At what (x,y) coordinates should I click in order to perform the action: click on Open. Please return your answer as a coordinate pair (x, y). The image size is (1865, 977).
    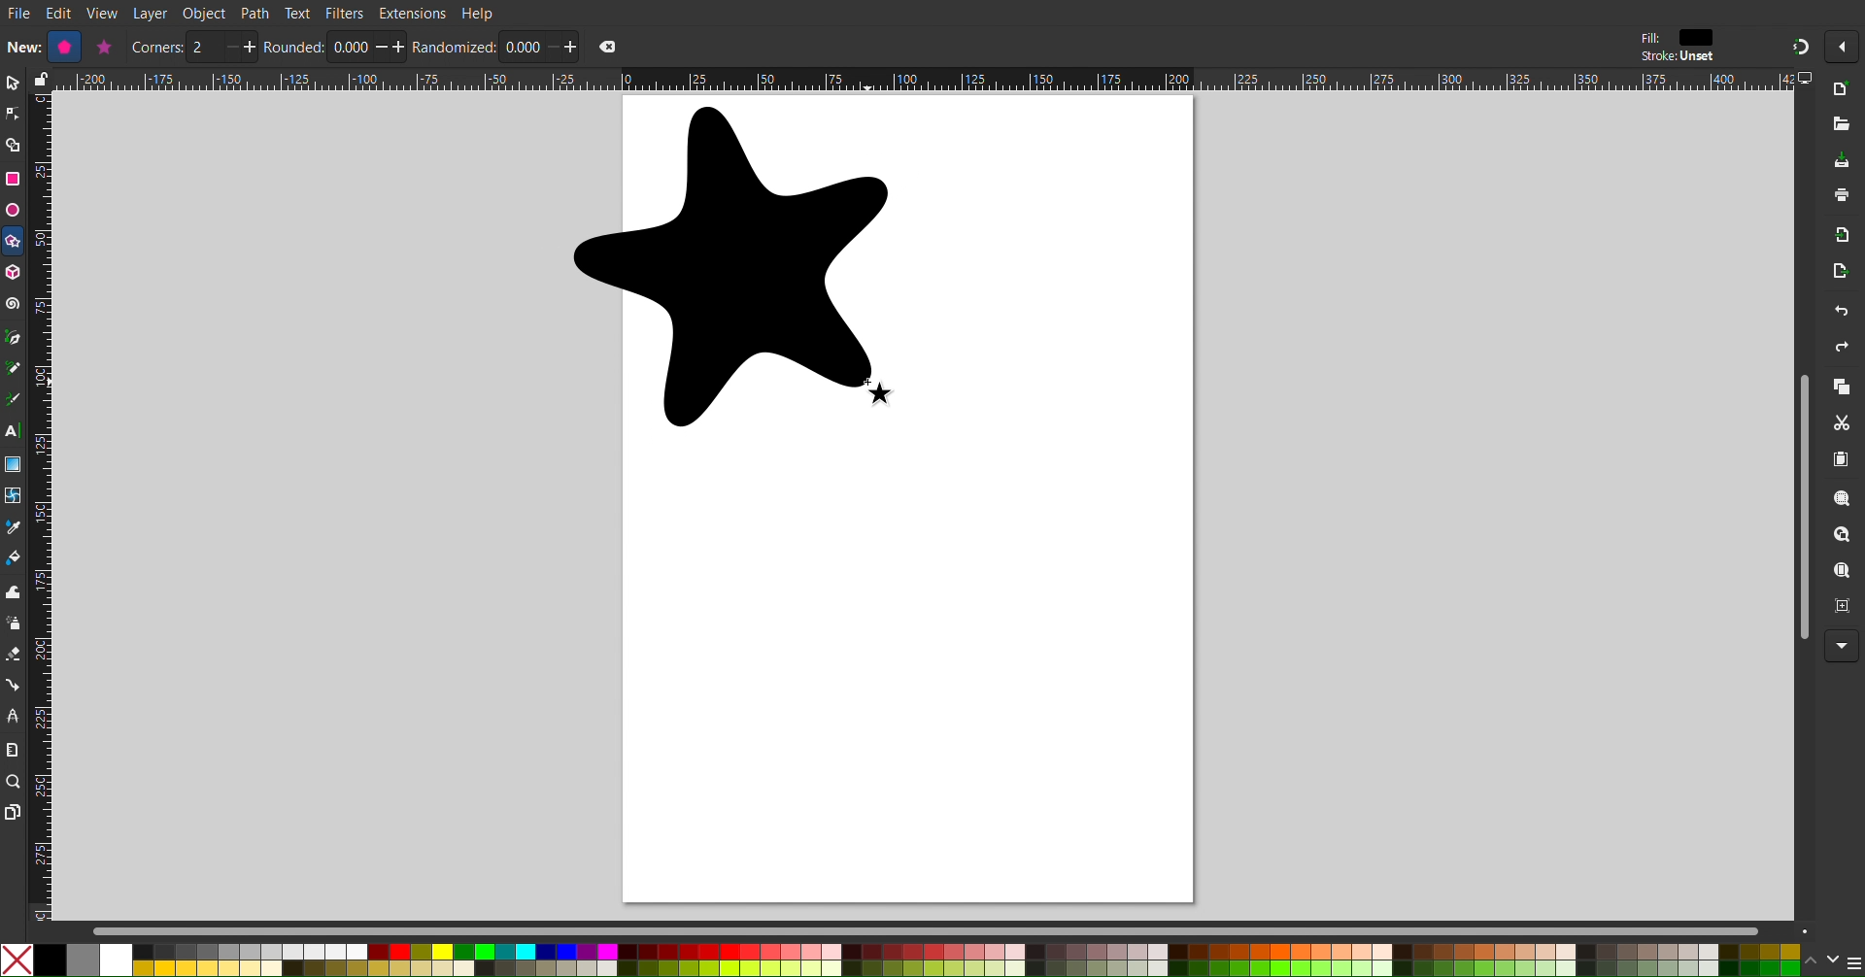
    Looking at the image, I should click on (1843, 125).